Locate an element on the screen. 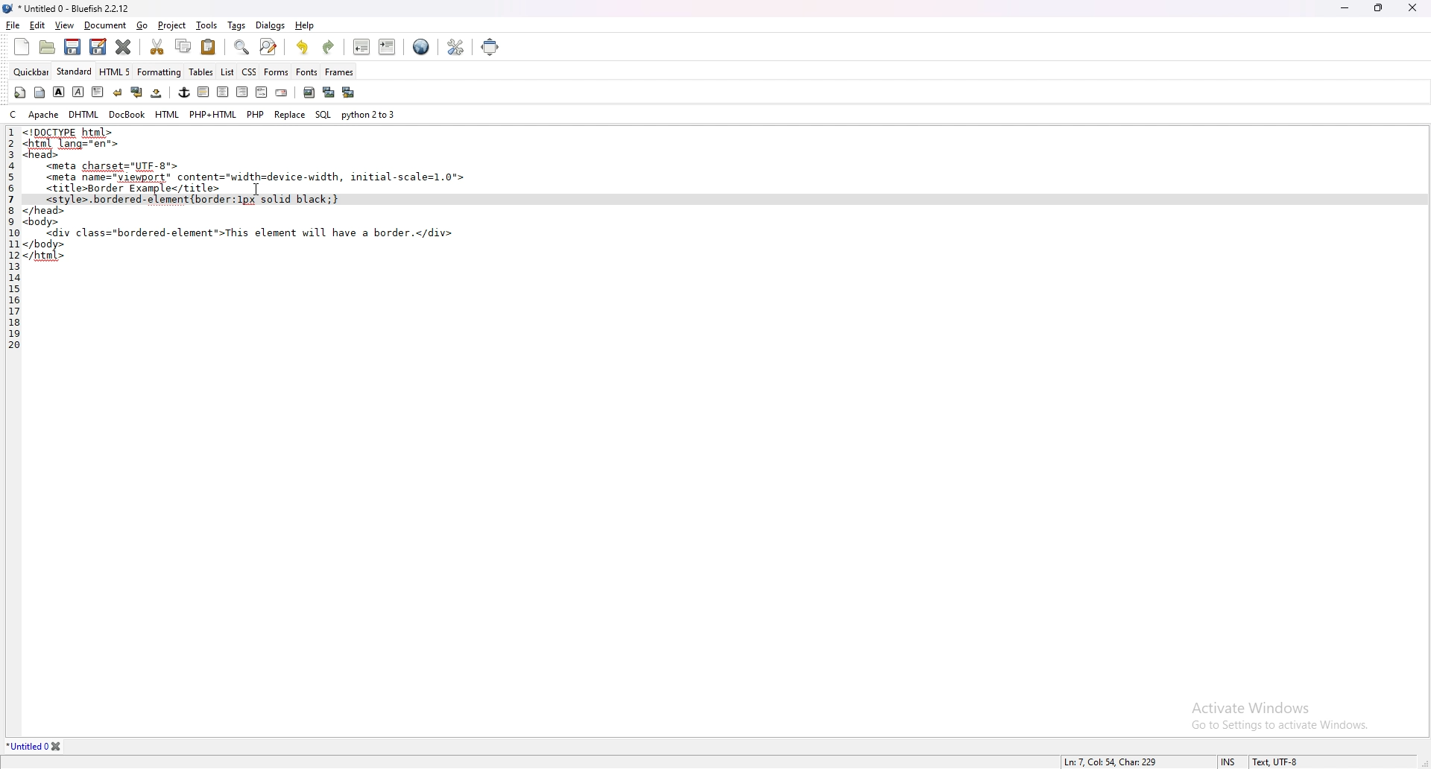 This screenshot has height=769, width=1431. email is located at coordinates (282, 93).